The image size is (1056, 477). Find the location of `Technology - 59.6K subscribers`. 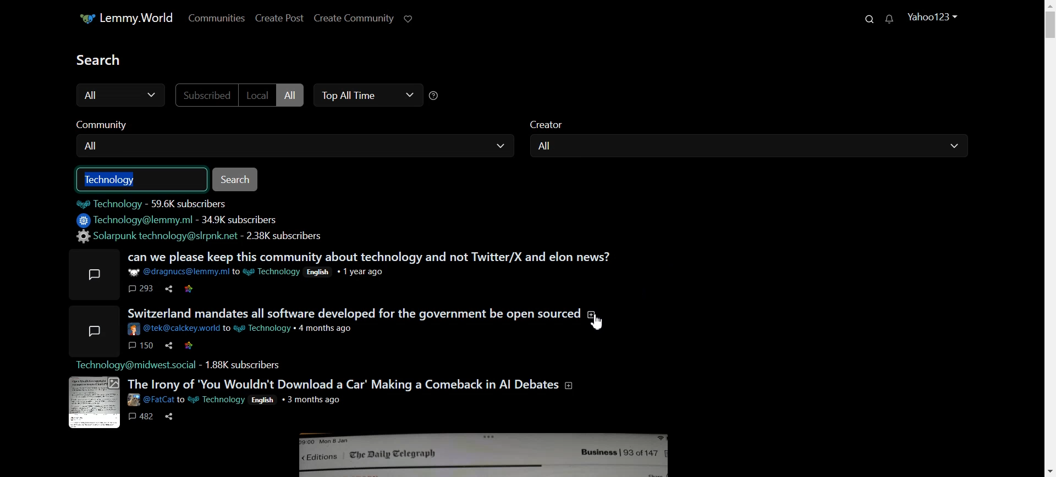

Technology - 59.6K subscribers is located at coordinates (157, 203).